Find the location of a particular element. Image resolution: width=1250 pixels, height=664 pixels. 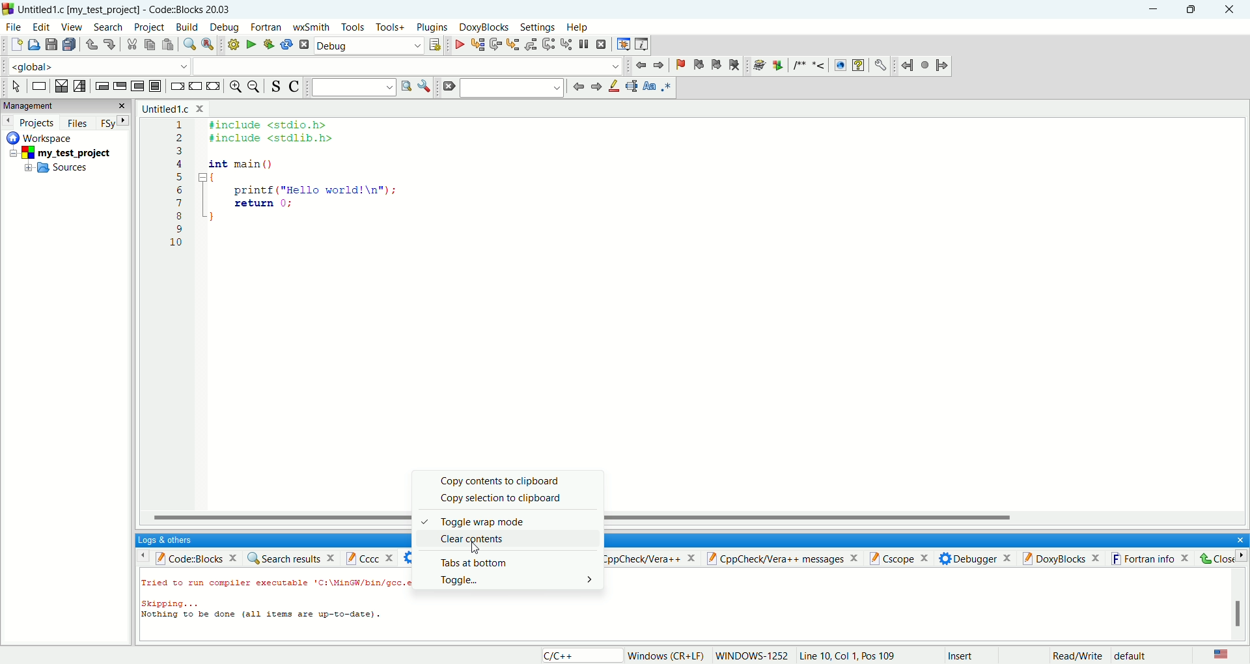

vertical scroll bar is located at coordinates (1239, 604).